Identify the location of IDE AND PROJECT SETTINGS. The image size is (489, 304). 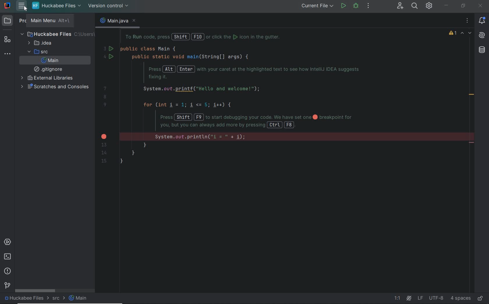
(429, 6).